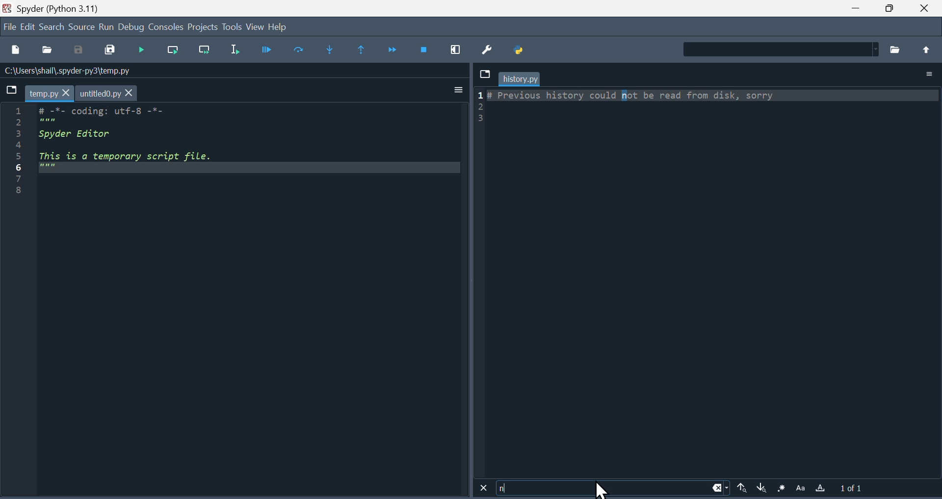  Describe the element at coordinates (17, 50) in the screenshot. I see `New file` at that location.